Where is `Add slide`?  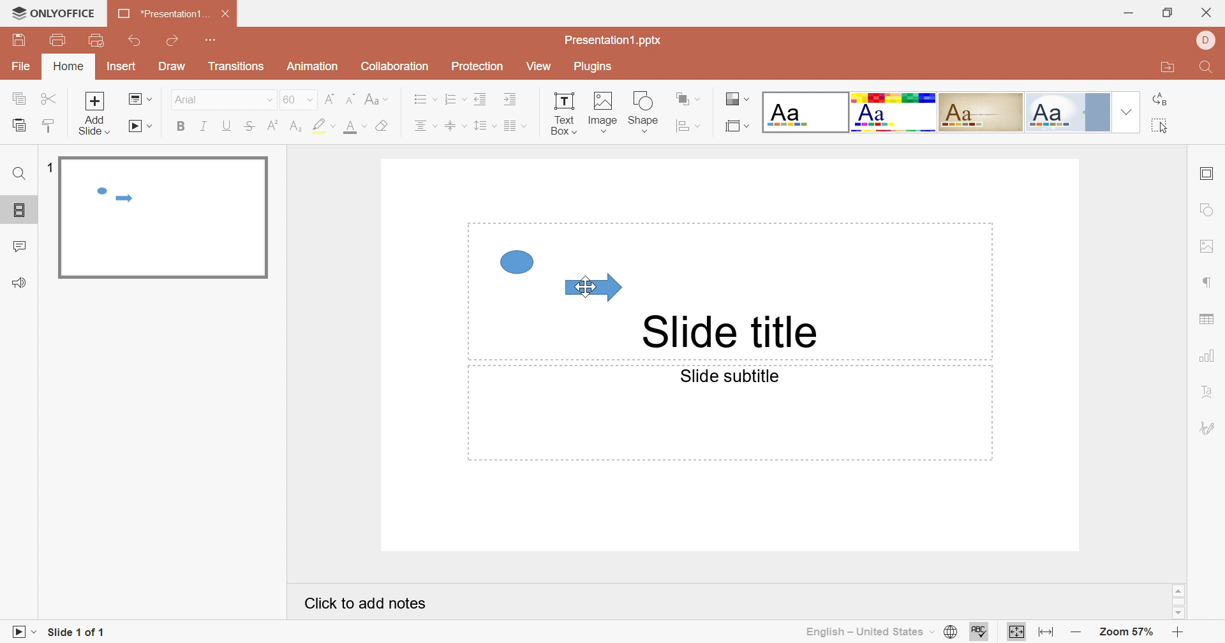 Add slide is located at coordinates (93, 115).